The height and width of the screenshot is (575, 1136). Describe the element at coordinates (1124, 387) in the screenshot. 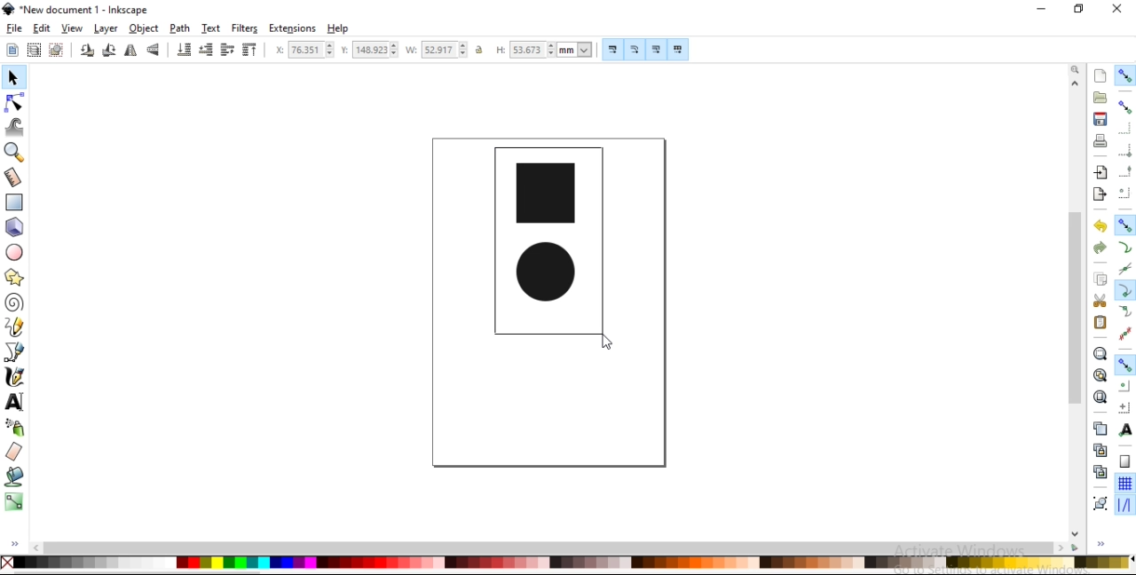

I see `snap centers of objects` at that location.